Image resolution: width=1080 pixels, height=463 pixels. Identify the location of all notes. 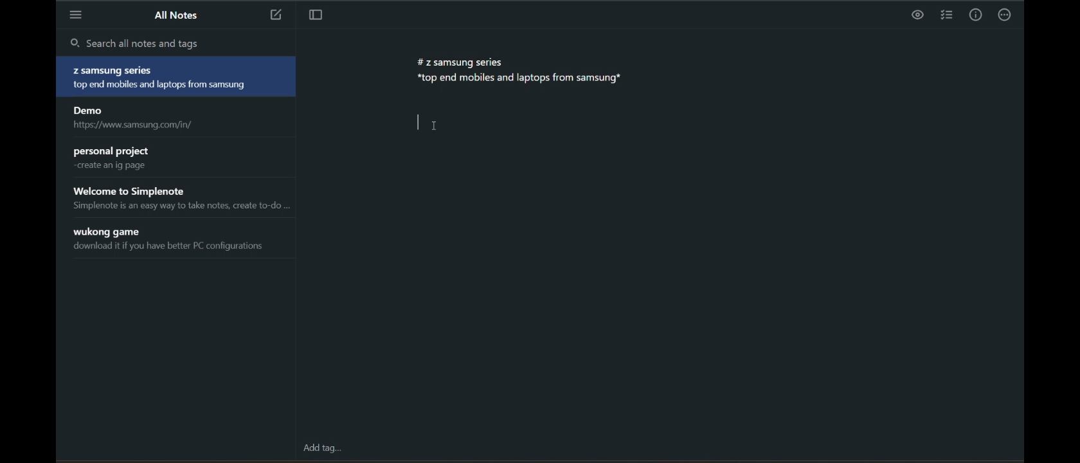
(179, 17).